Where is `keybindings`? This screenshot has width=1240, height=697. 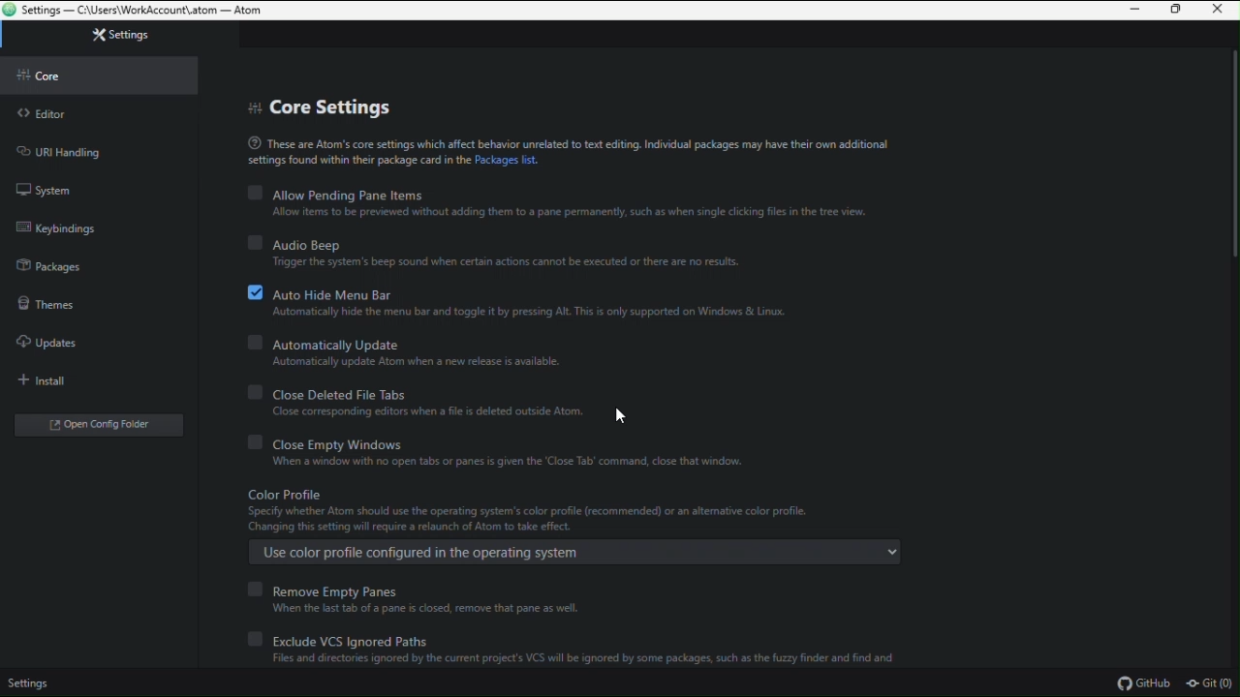
keybindings is located at coordinates (103, 226).